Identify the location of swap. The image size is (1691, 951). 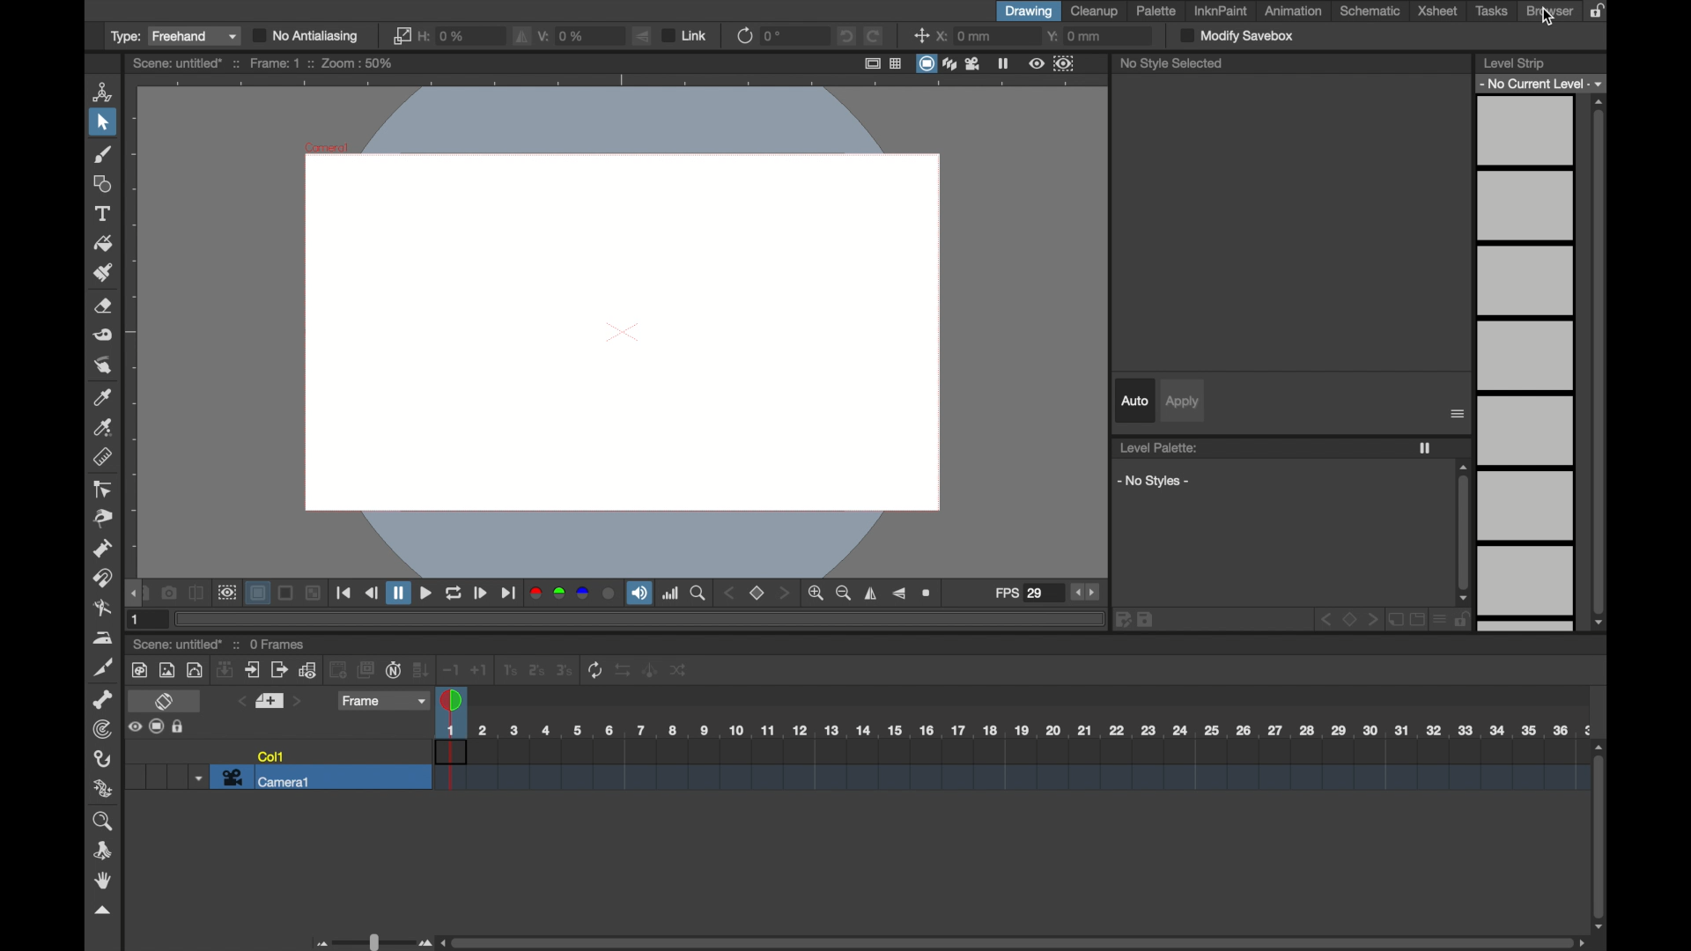
(623, 669).